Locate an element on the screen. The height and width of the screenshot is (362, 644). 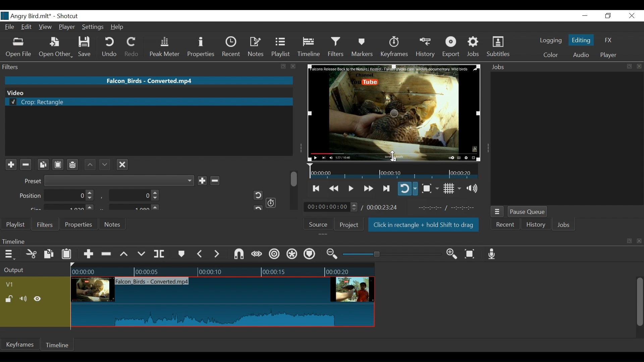
File Name is located at coordinates (10, 28).